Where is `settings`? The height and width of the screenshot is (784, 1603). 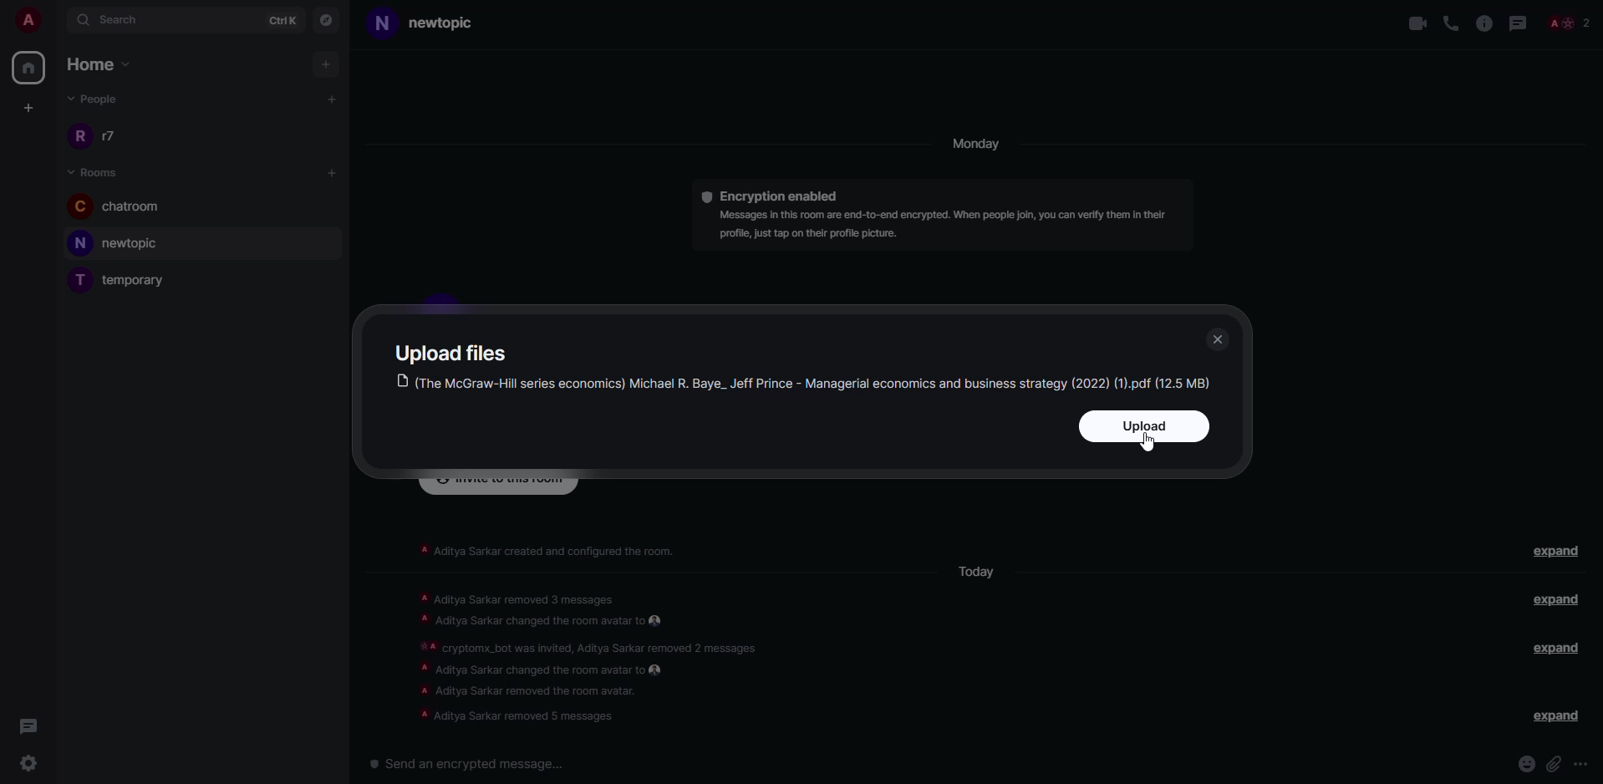
settings is located at coordinates (32, 763).